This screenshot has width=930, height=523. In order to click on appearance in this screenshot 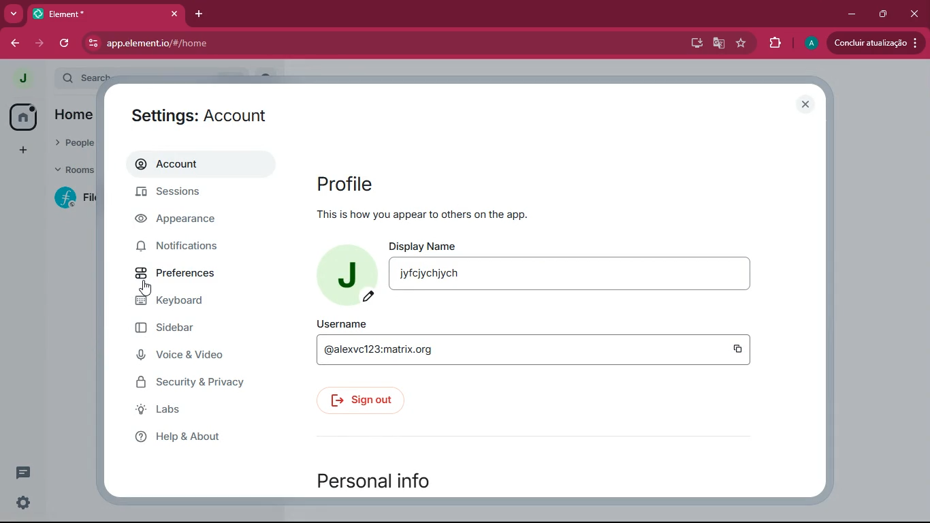, I will do `click(189, 221)`.